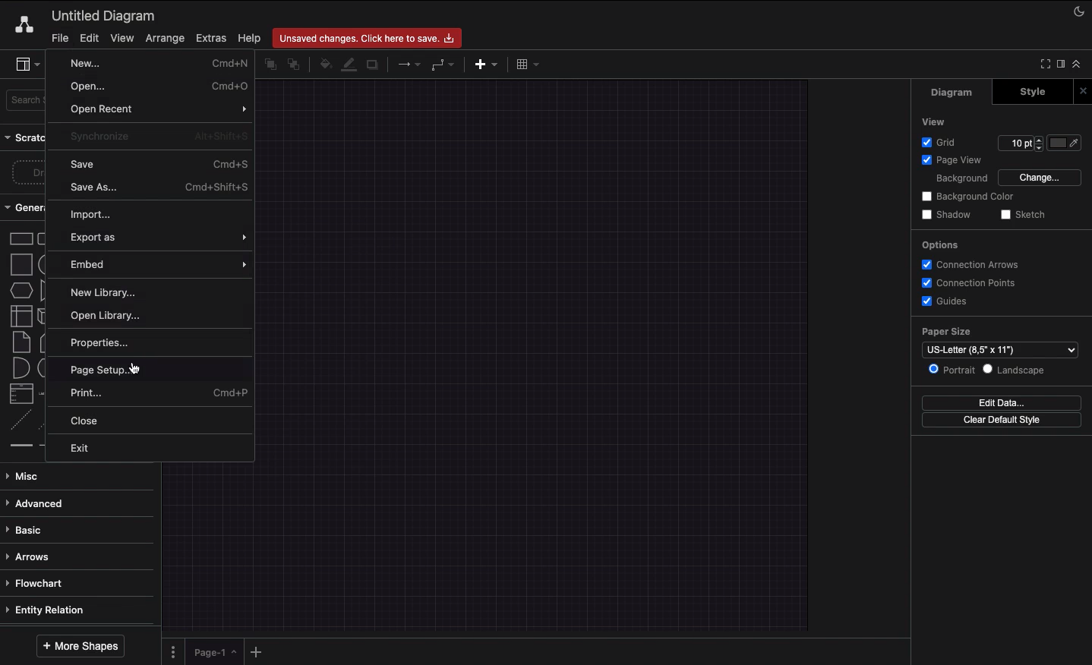  I want to click on Save as, so click(158, 186).